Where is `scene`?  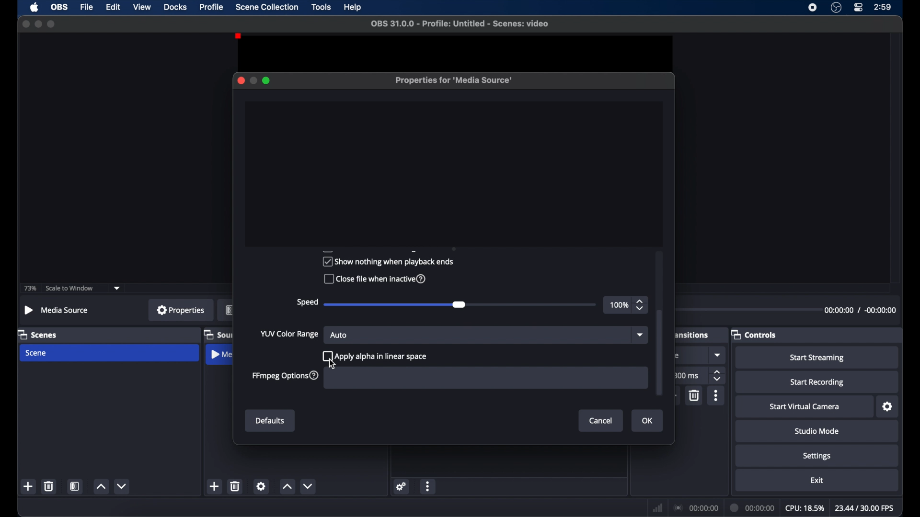 scene is located at coordinates (36, 353).